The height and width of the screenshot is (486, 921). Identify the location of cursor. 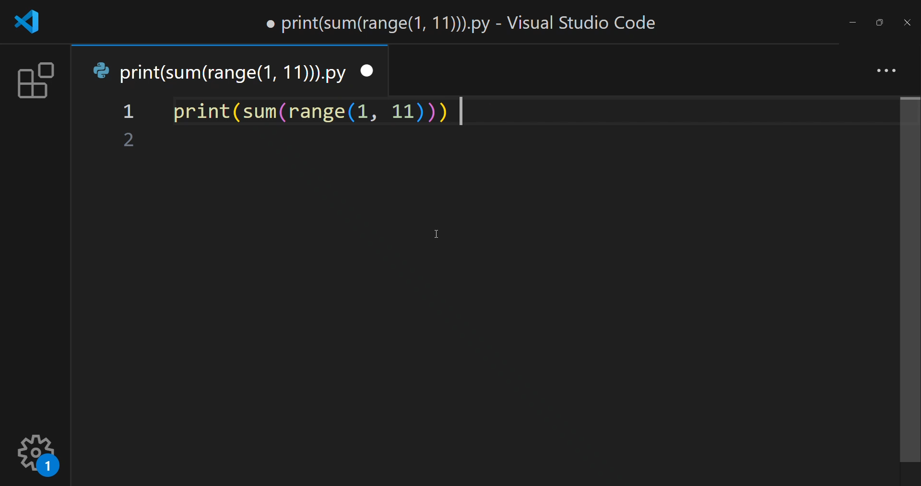
(437, 233).